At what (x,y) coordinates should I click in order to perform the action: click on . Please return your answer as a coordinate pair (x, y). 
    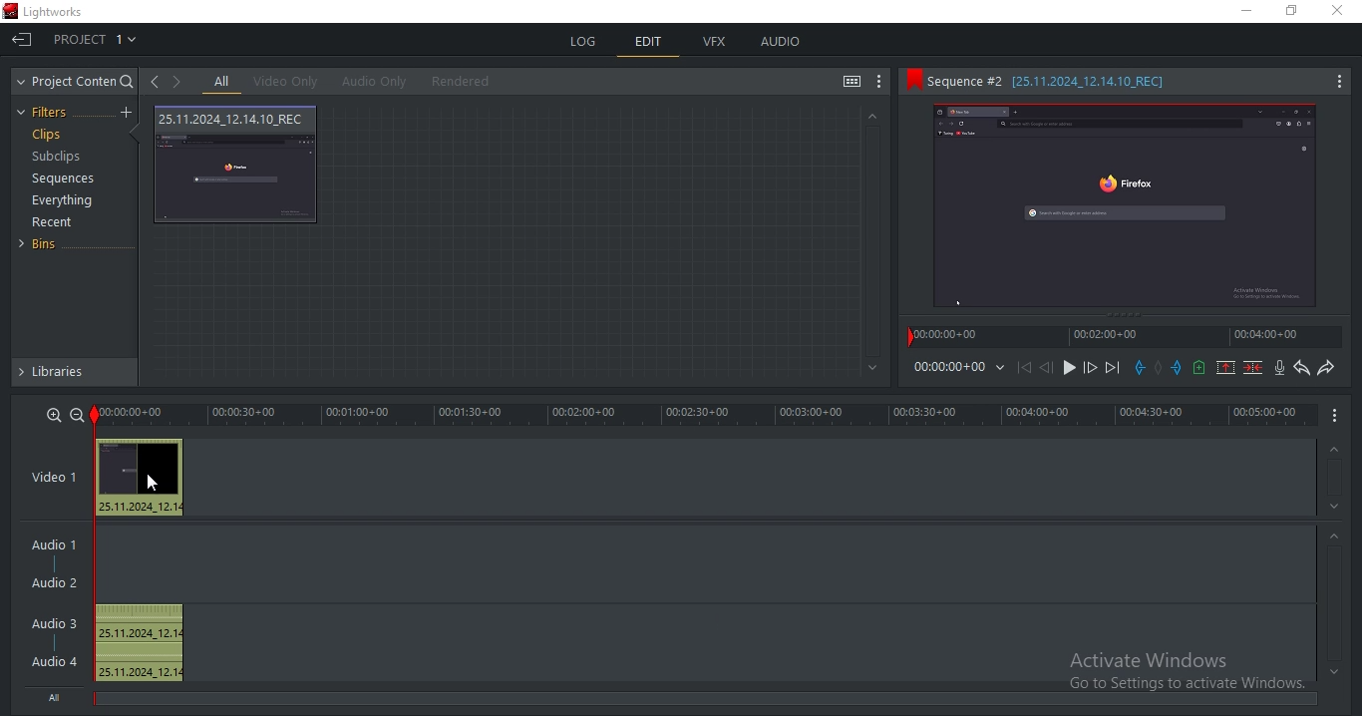
    Looking at the image, I should click on (177, 82).